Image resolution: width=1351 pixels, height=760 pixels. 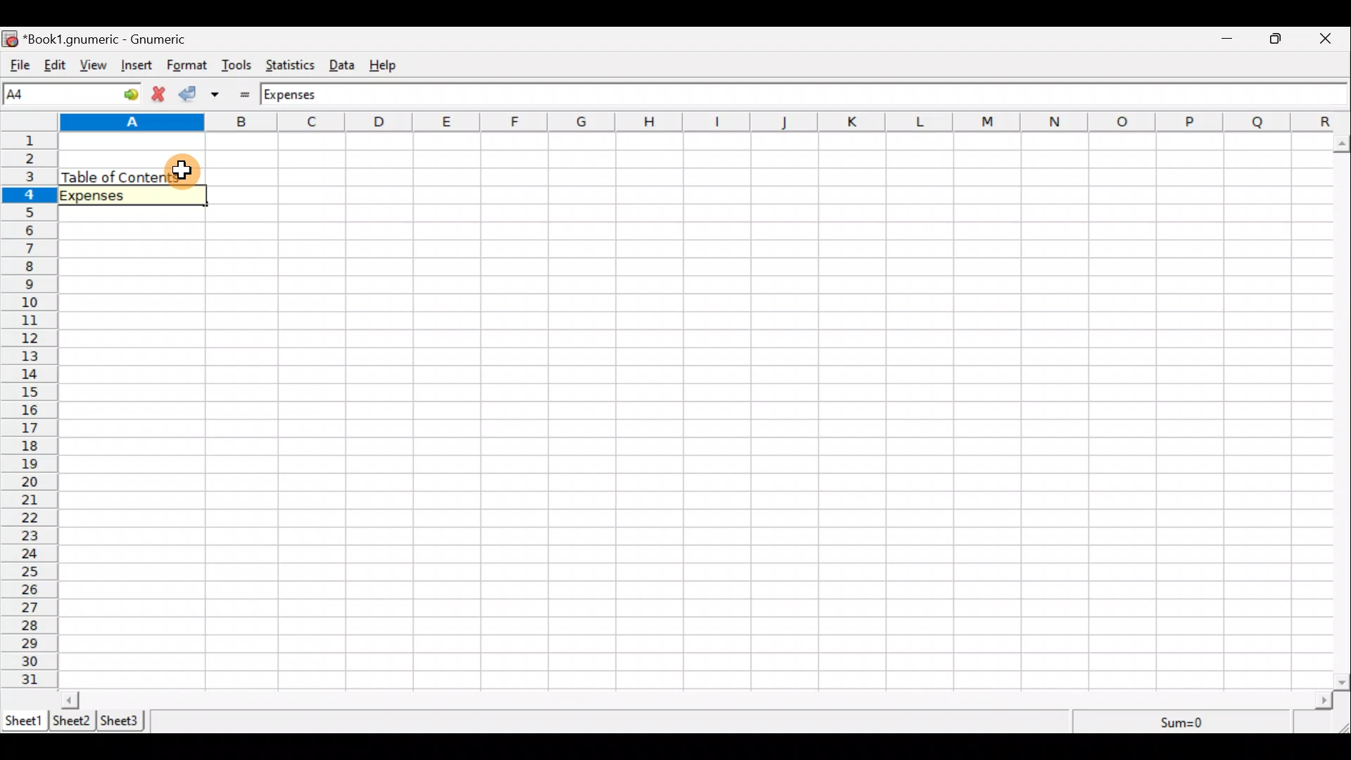 I want to click on Selected cell "Expenses", so click(x=134, y=195).